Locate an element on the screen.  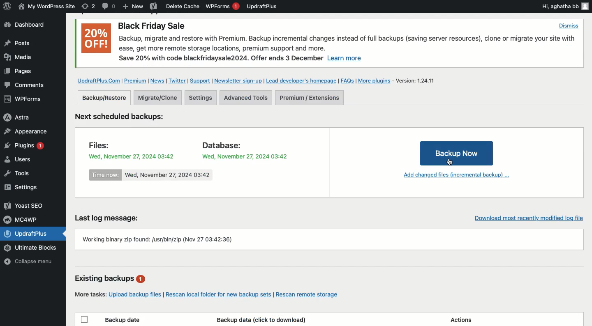
Lead developer's homepage is located at coordinates (302, 82).